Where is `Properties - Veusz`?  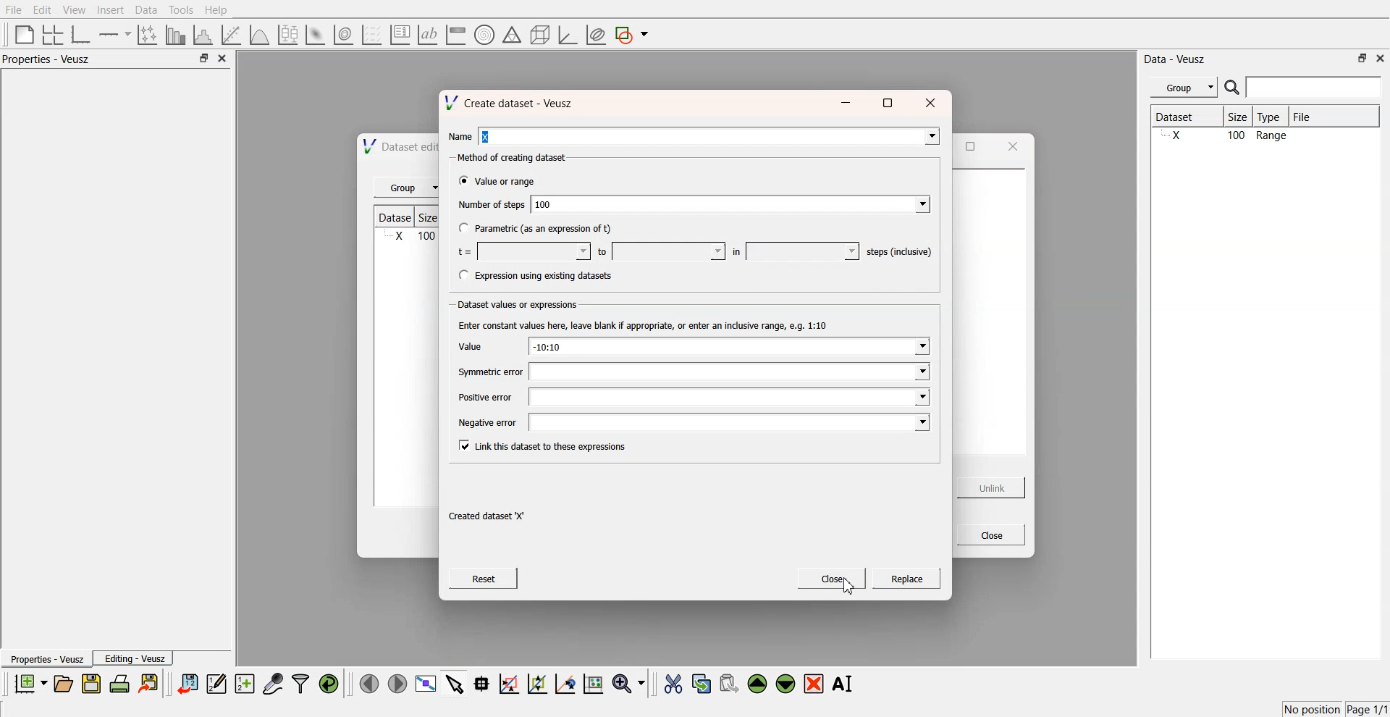
Properties - Veusz is located at coordinates (46, 660).